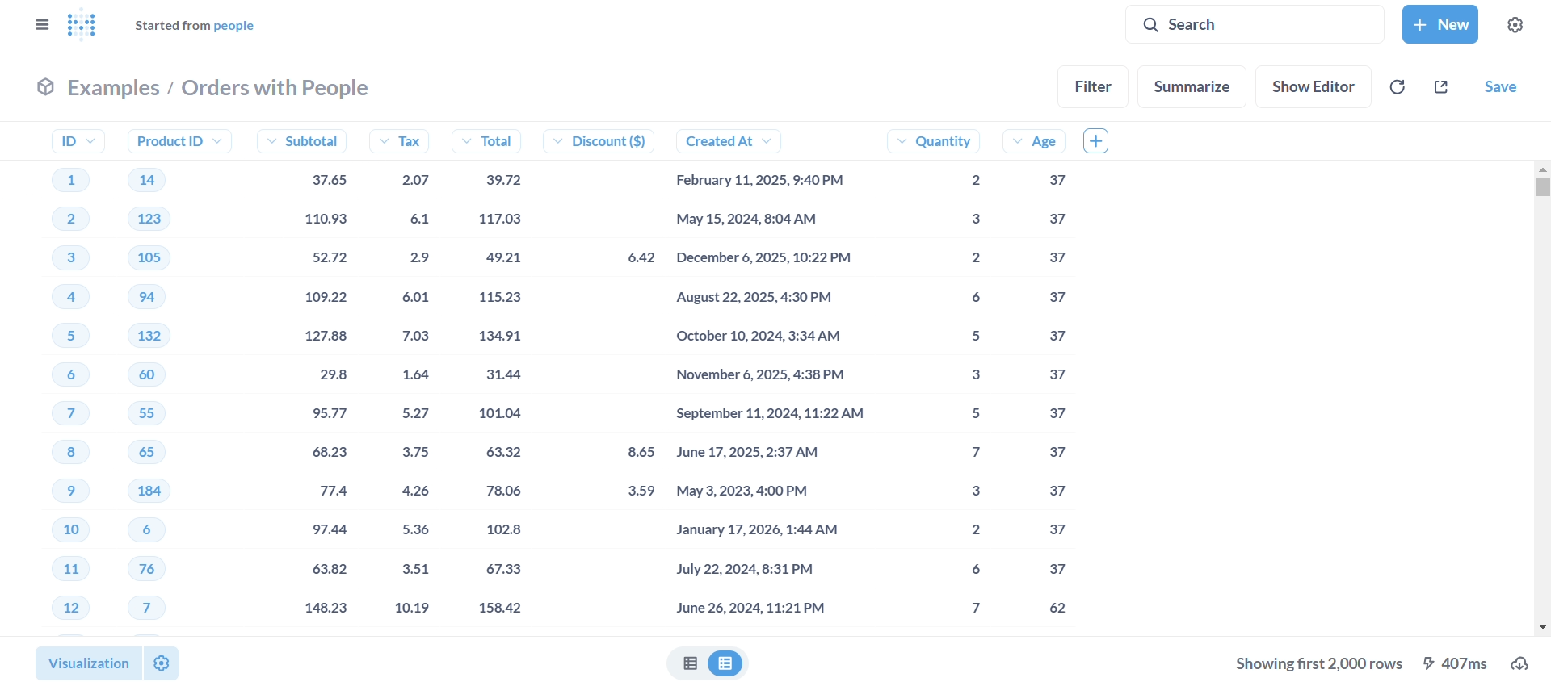 This screenshot has width=1551, height=686. Describe the element at coordinates (1099, 85) in the screenshot. I see `filter ` at that location.